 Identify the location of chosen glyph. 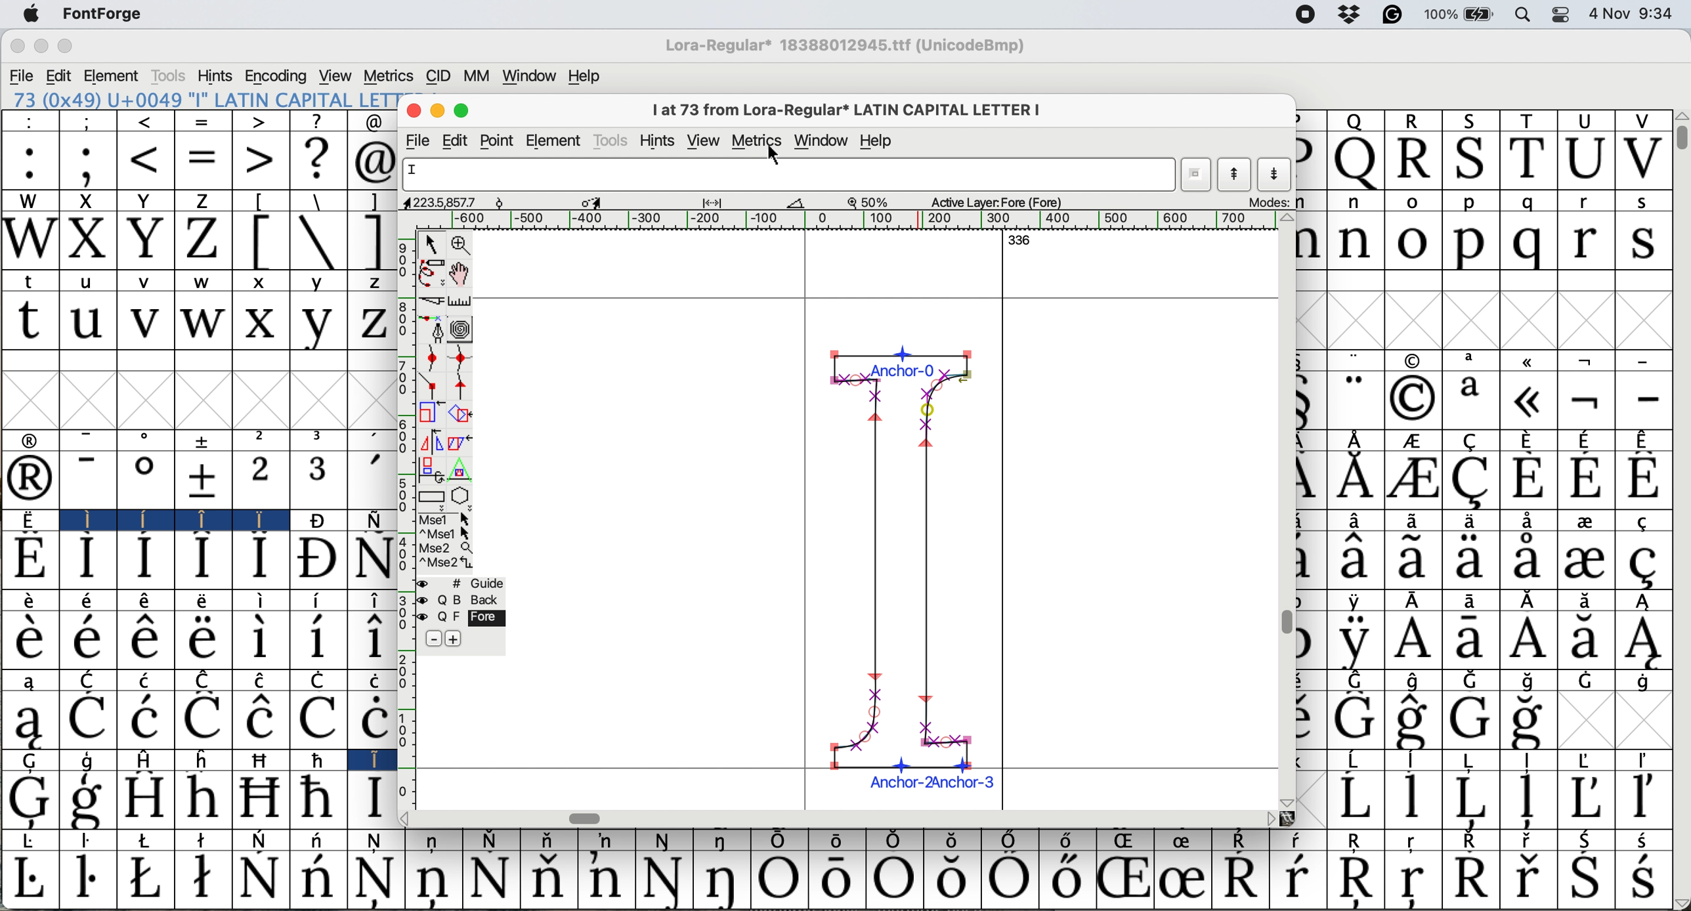
(909, 564).